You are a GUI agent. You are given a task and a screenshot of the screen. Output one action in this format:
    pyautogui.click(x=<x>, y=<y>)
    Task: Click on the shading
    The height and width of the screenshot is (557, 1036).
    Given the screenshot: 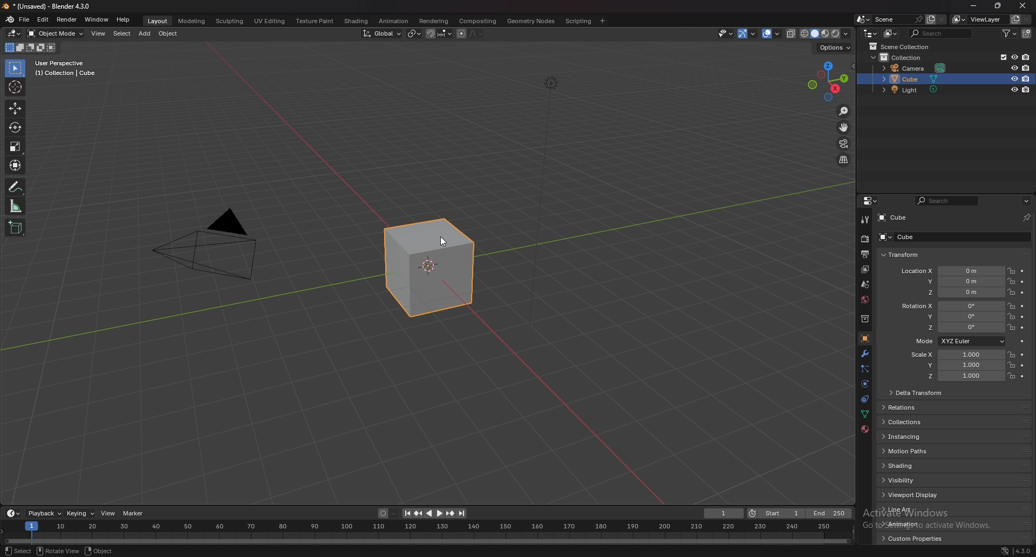 What is the action you would take?
    pyautogui.click(x=911, y=466)
    